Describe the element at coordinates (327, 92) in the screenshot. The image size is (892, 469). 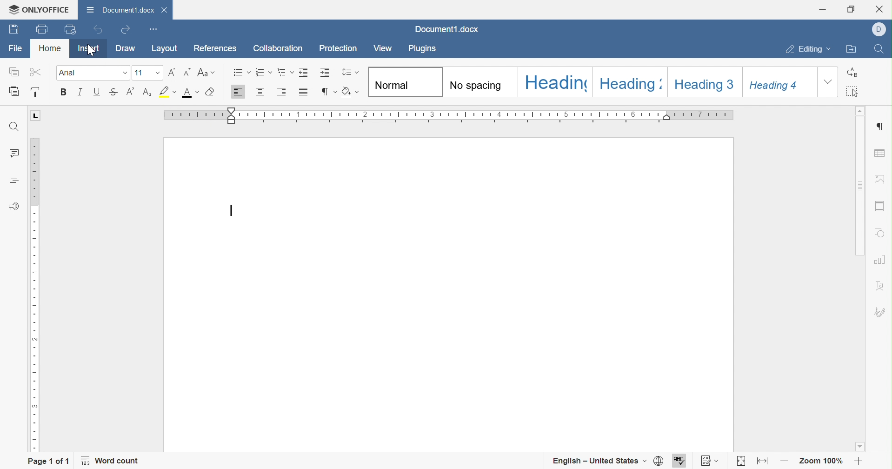
I see `Nonprinting characters` at that location.